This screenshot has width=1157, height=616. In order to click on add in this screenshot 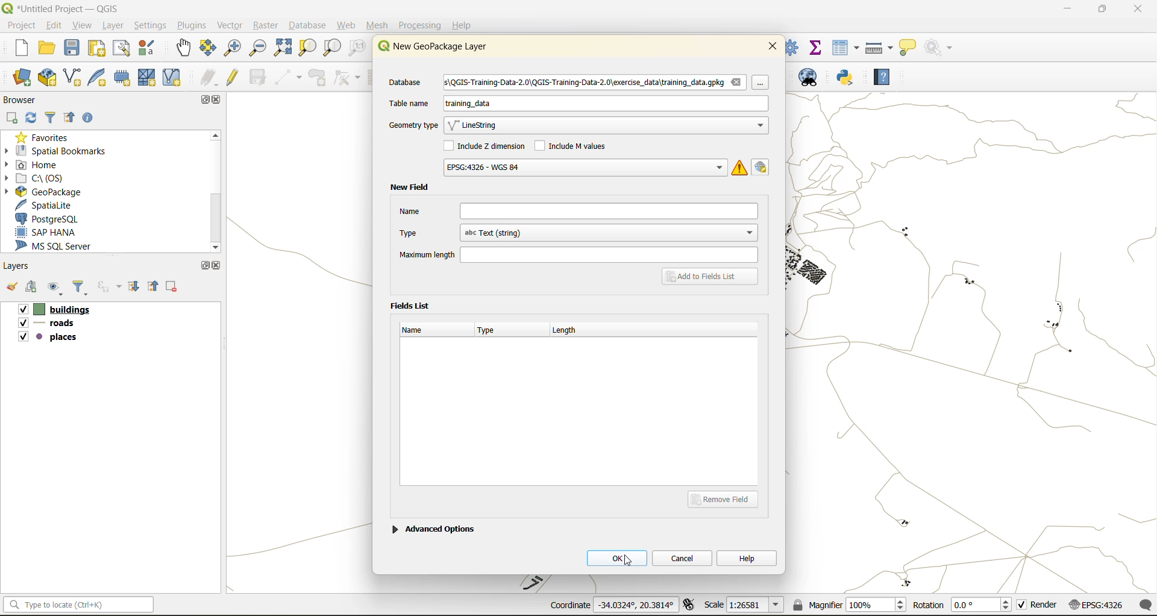, I will do `click(33, 288)`.